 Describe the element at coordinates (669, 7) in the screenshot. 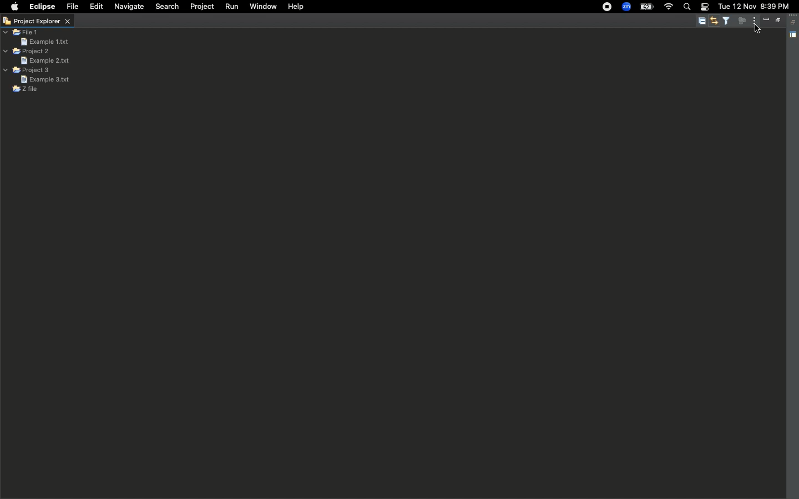

I see `Internet` at that location.